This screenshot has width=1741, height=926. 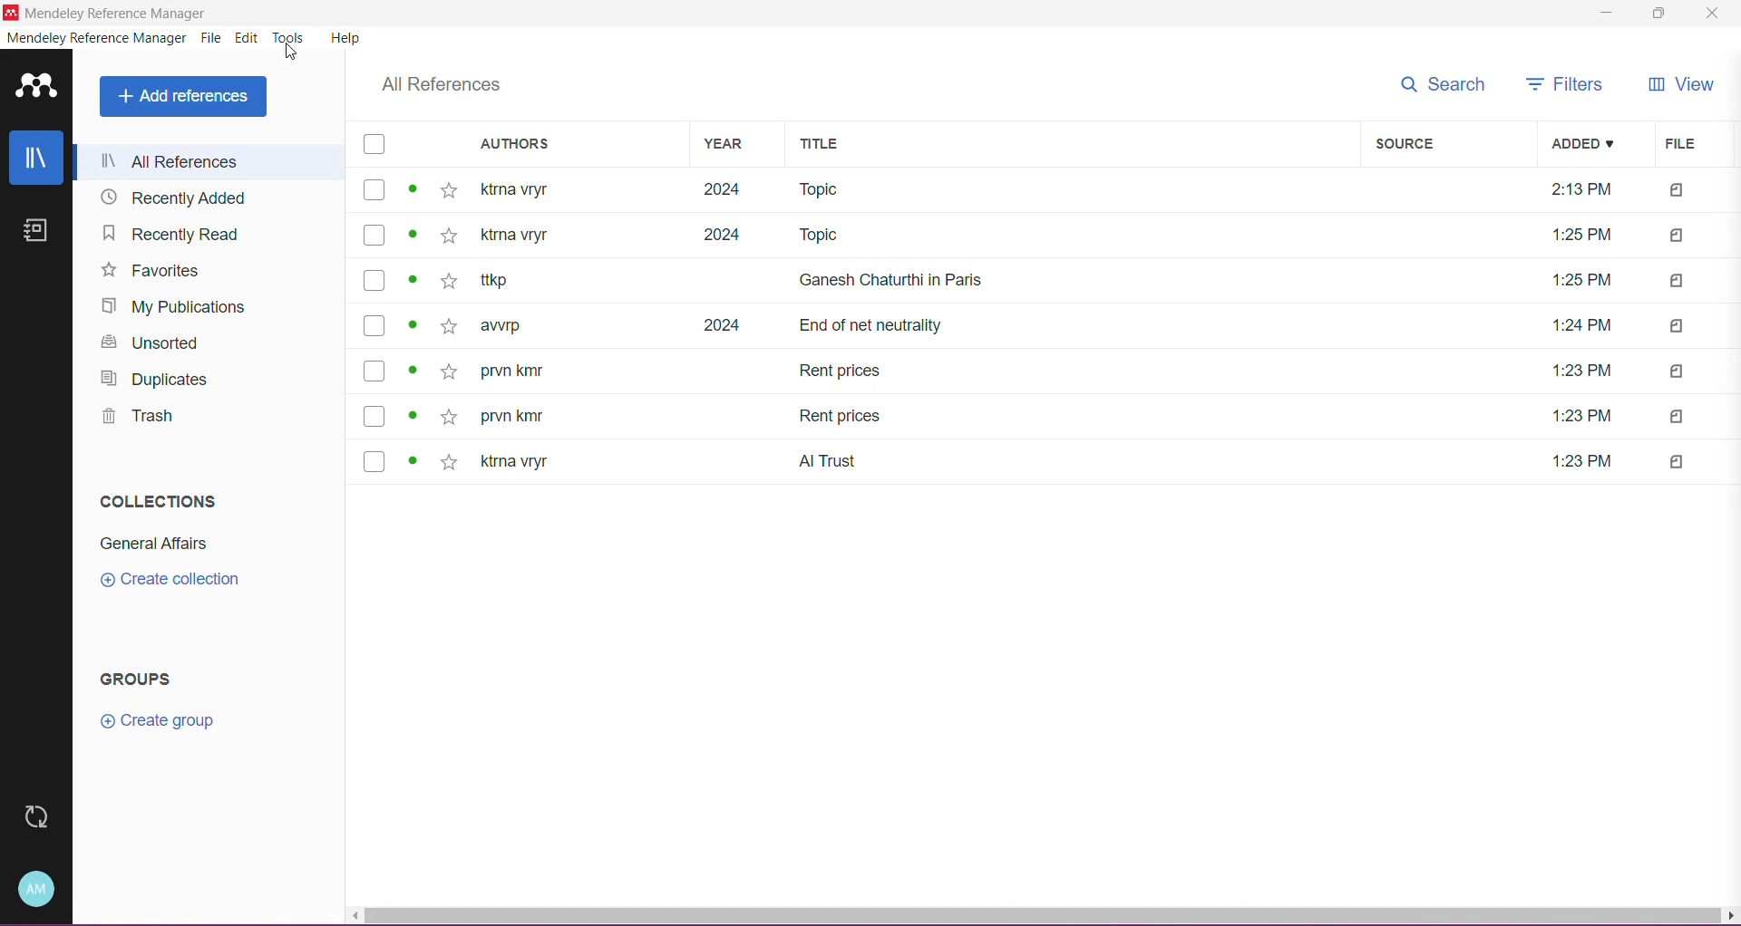 I want to click on file, so click(x=1678, y=234).